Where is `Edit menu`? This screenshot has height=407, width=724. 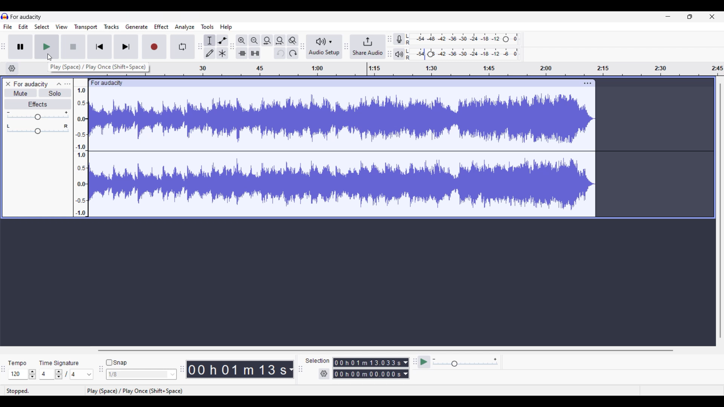
Edit menu is located at coordinates (23, 26).